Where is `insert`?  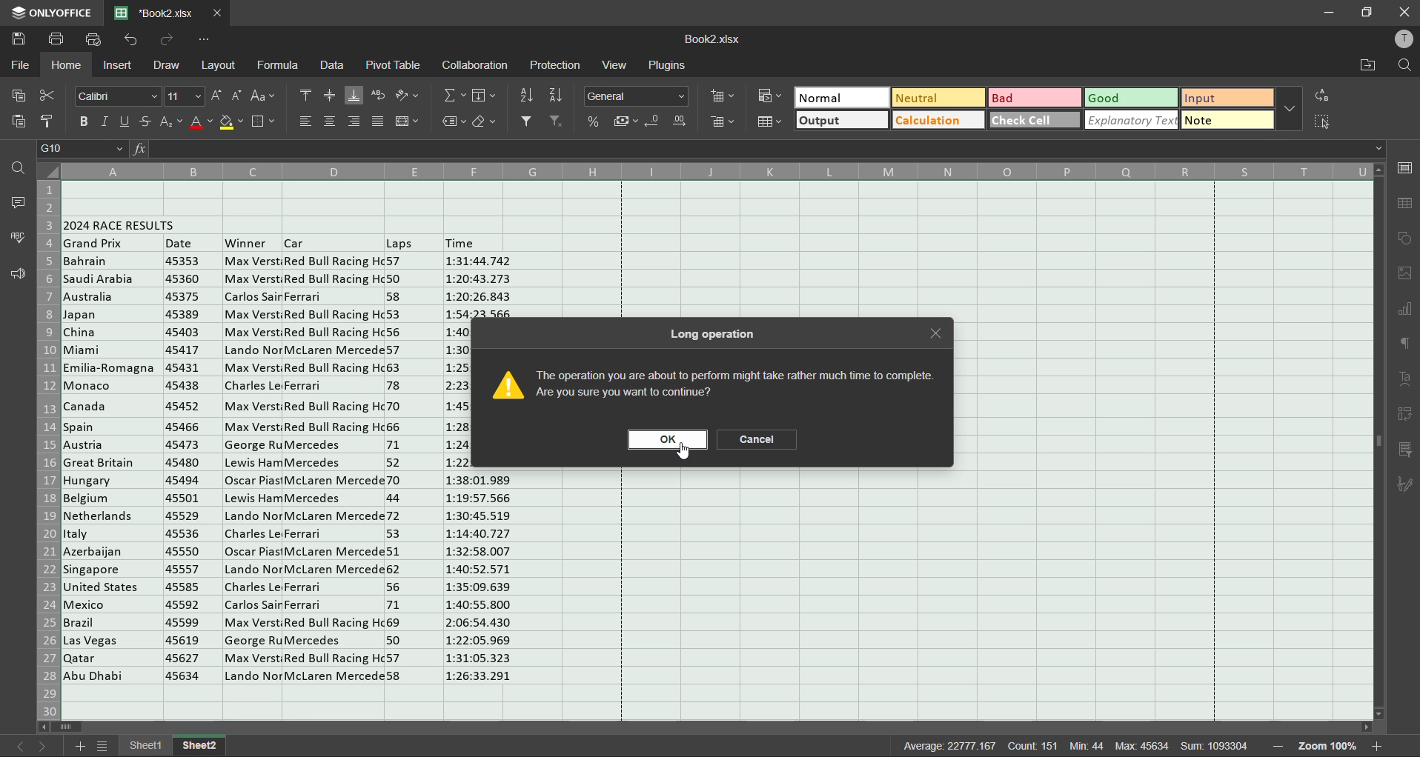
insert is located at coordinates (122, 66).